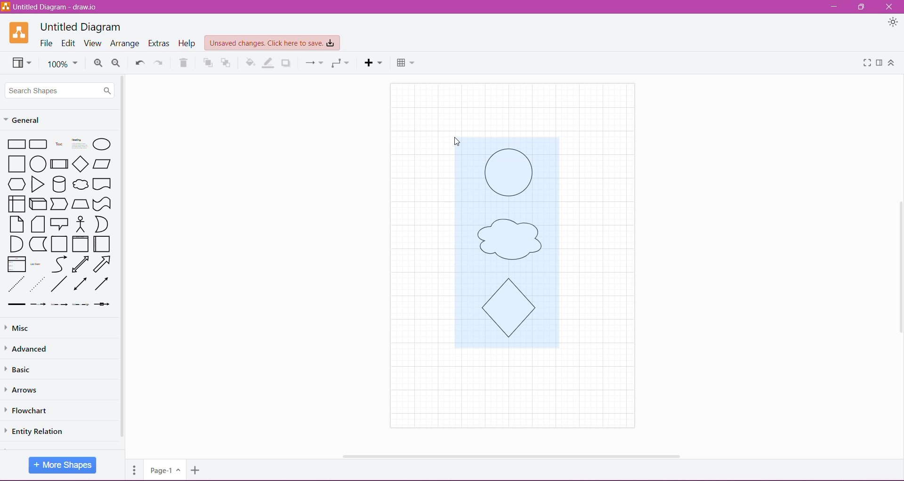 The width and height of the screenshot is (904, 481). What do you see at coordinates (373, 63) in the screenshot?
I see `Insert` at bounding box center [373, 63].